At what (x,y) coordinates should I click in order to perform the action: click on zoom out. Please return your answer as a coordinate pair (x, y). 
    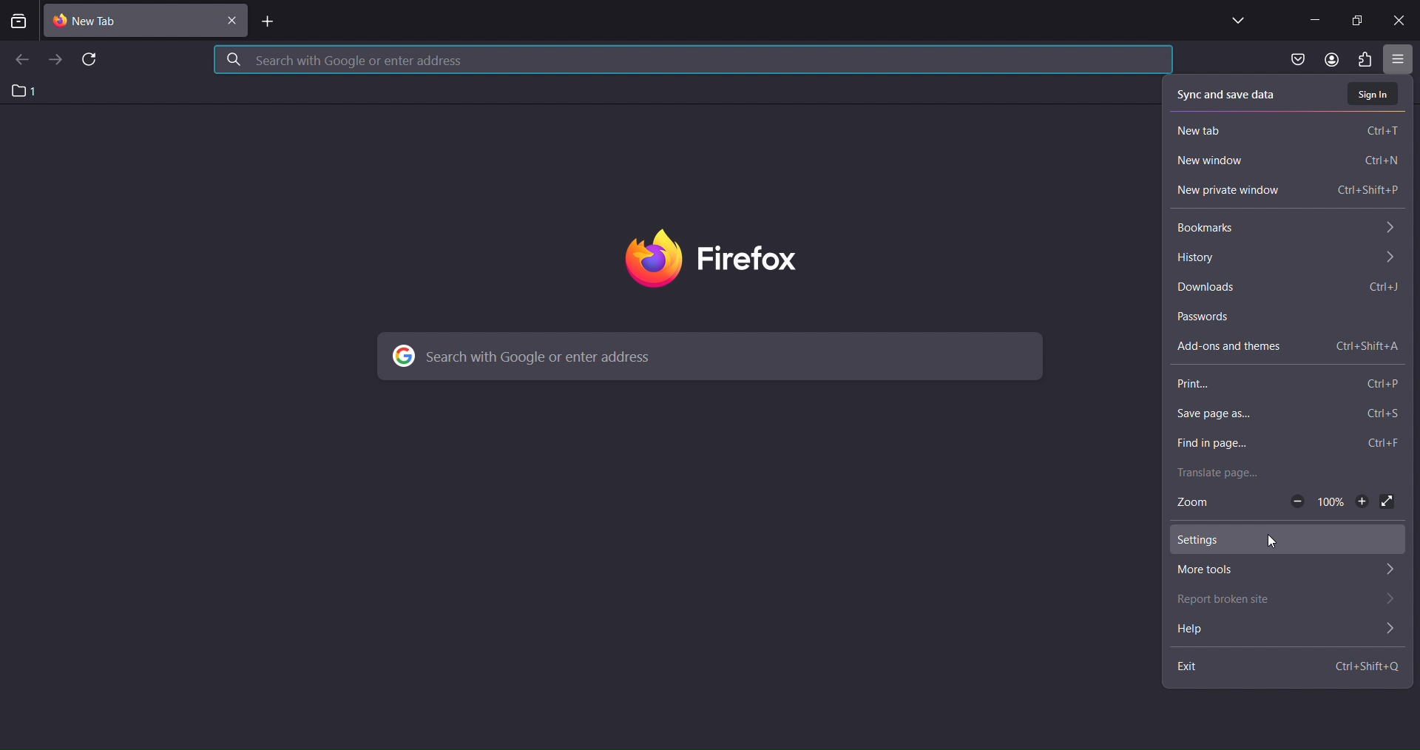
    Looking at the image, I should click on (1364, 503).